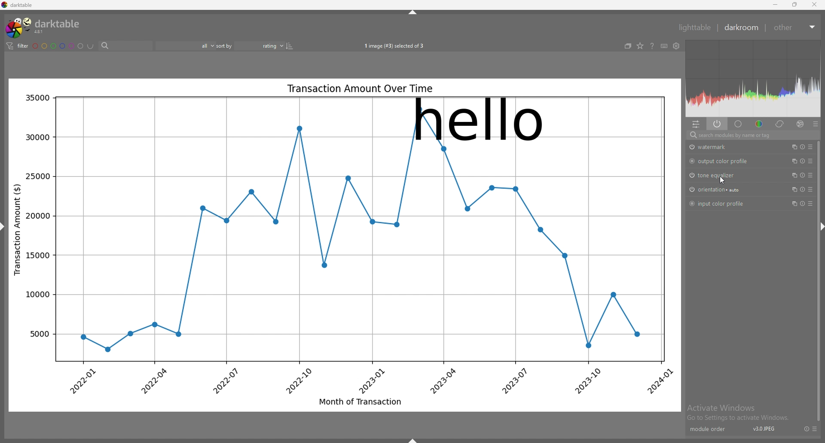 The width and height of the screenshot is (825, 443). Describe the element at coordinates (479, 120) in the screenshot. I see `hello` at that location.